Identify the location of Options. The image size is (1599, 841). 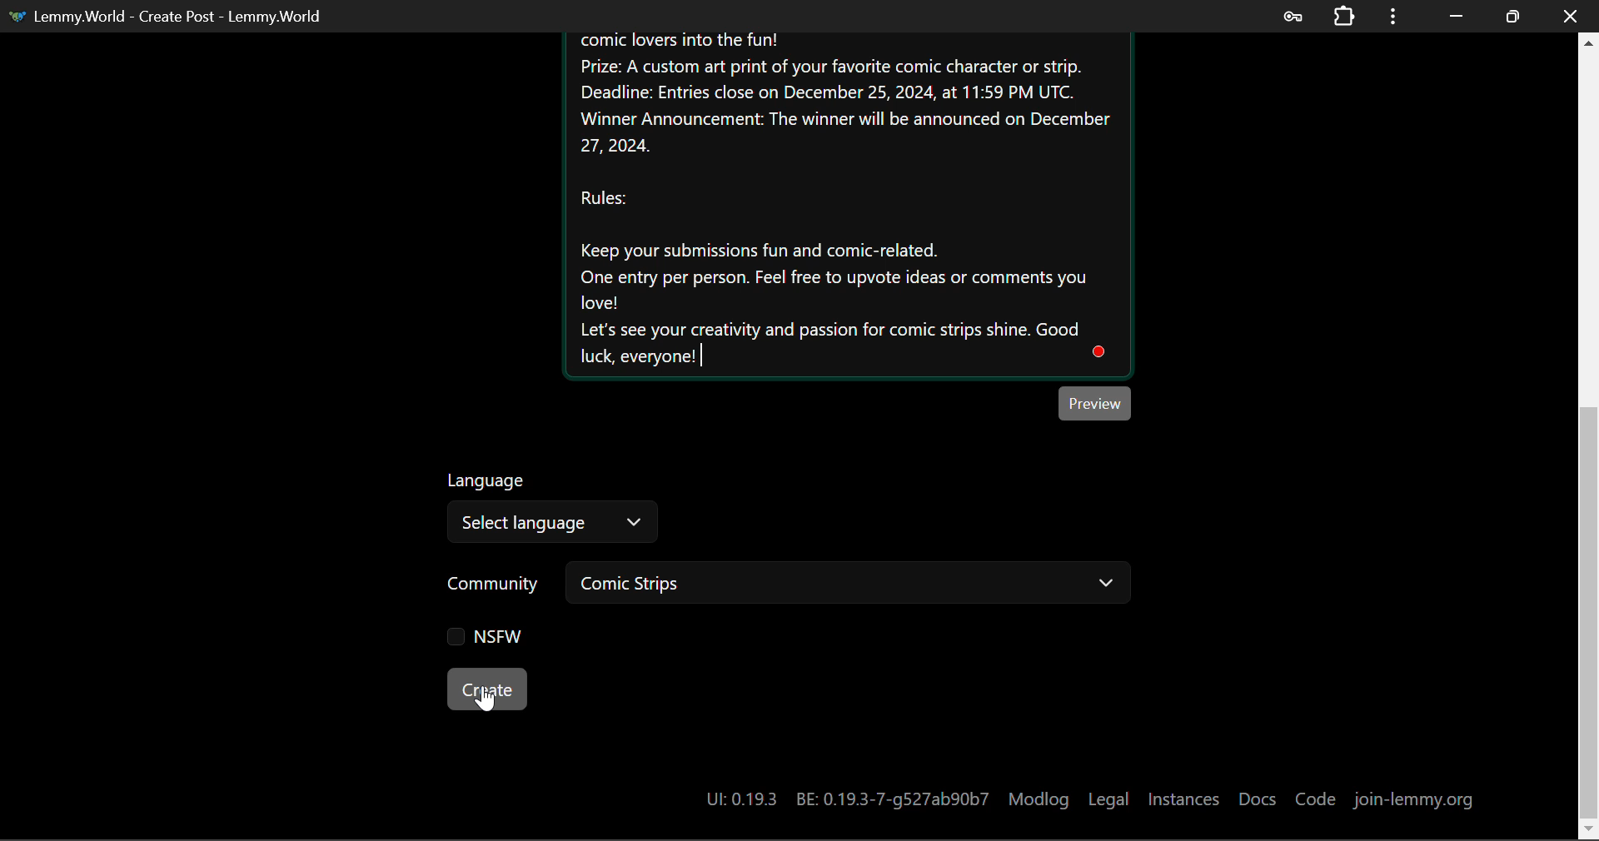
(1391, 16).